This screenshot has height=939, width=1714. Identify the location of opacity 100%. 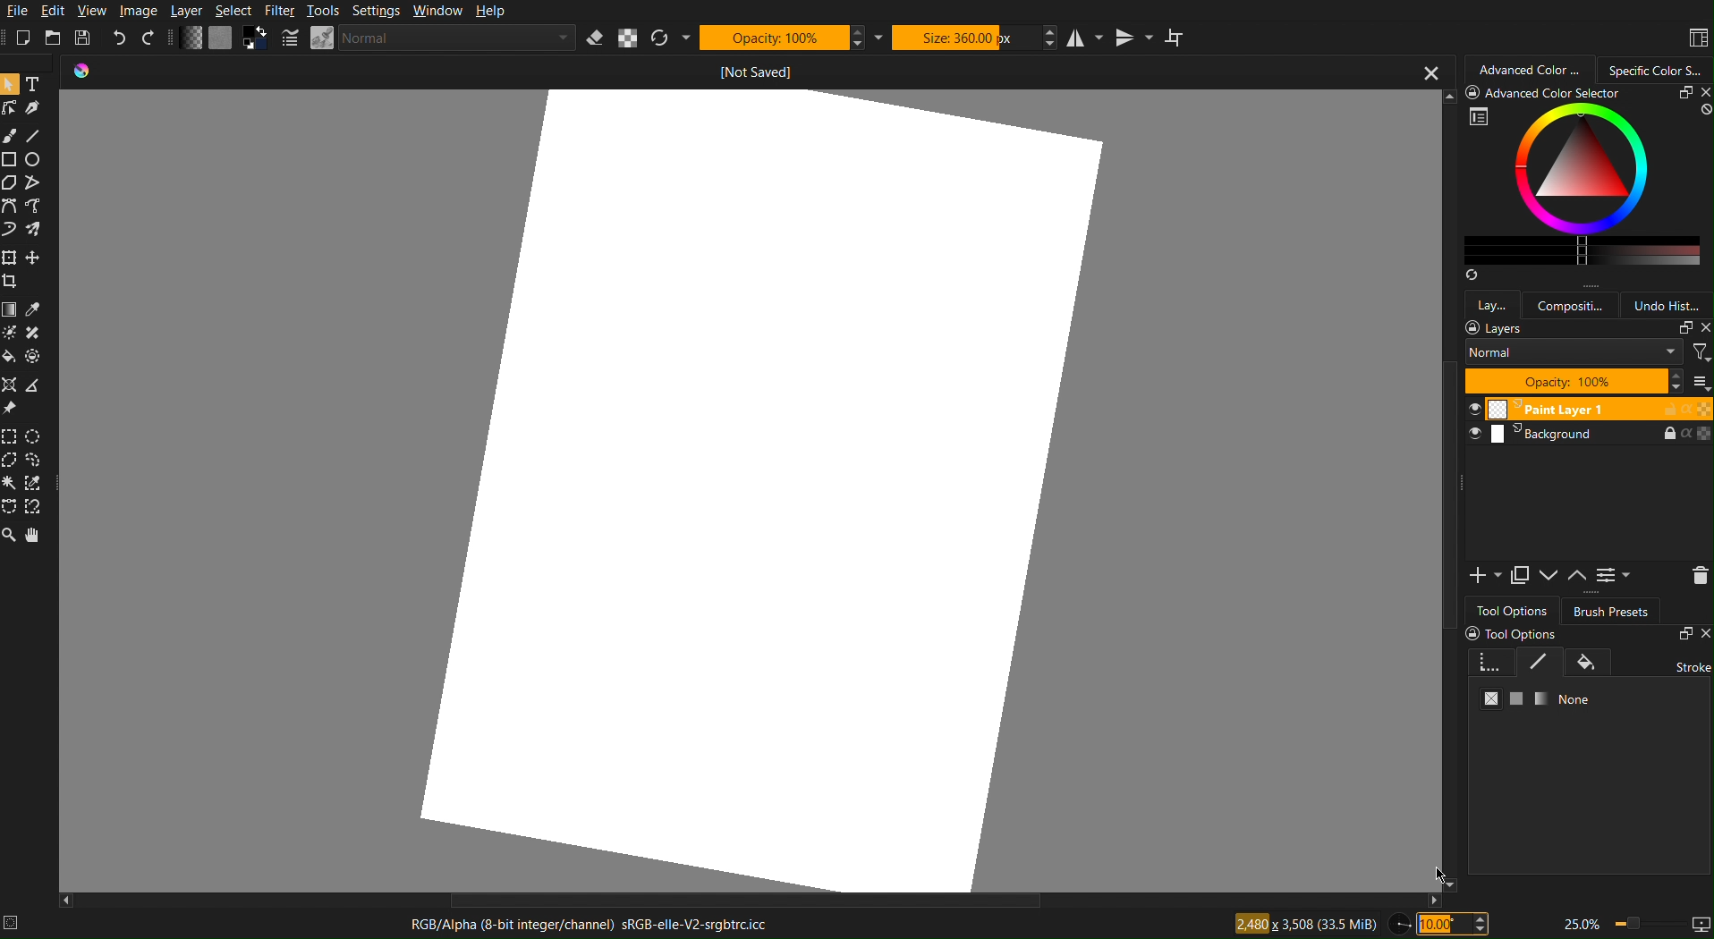
(1574, 382).